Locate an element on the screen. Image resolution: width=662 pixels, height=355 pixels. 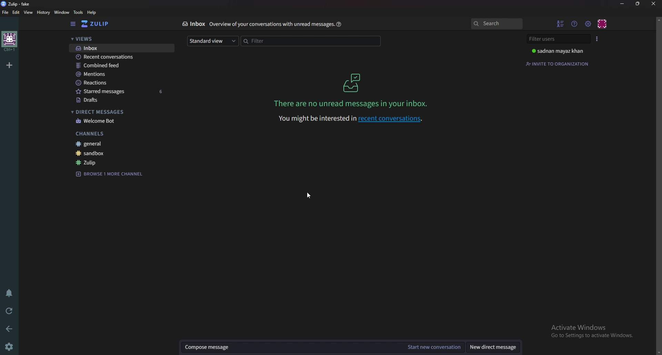
Inbox is located at coordinates (118, 48).